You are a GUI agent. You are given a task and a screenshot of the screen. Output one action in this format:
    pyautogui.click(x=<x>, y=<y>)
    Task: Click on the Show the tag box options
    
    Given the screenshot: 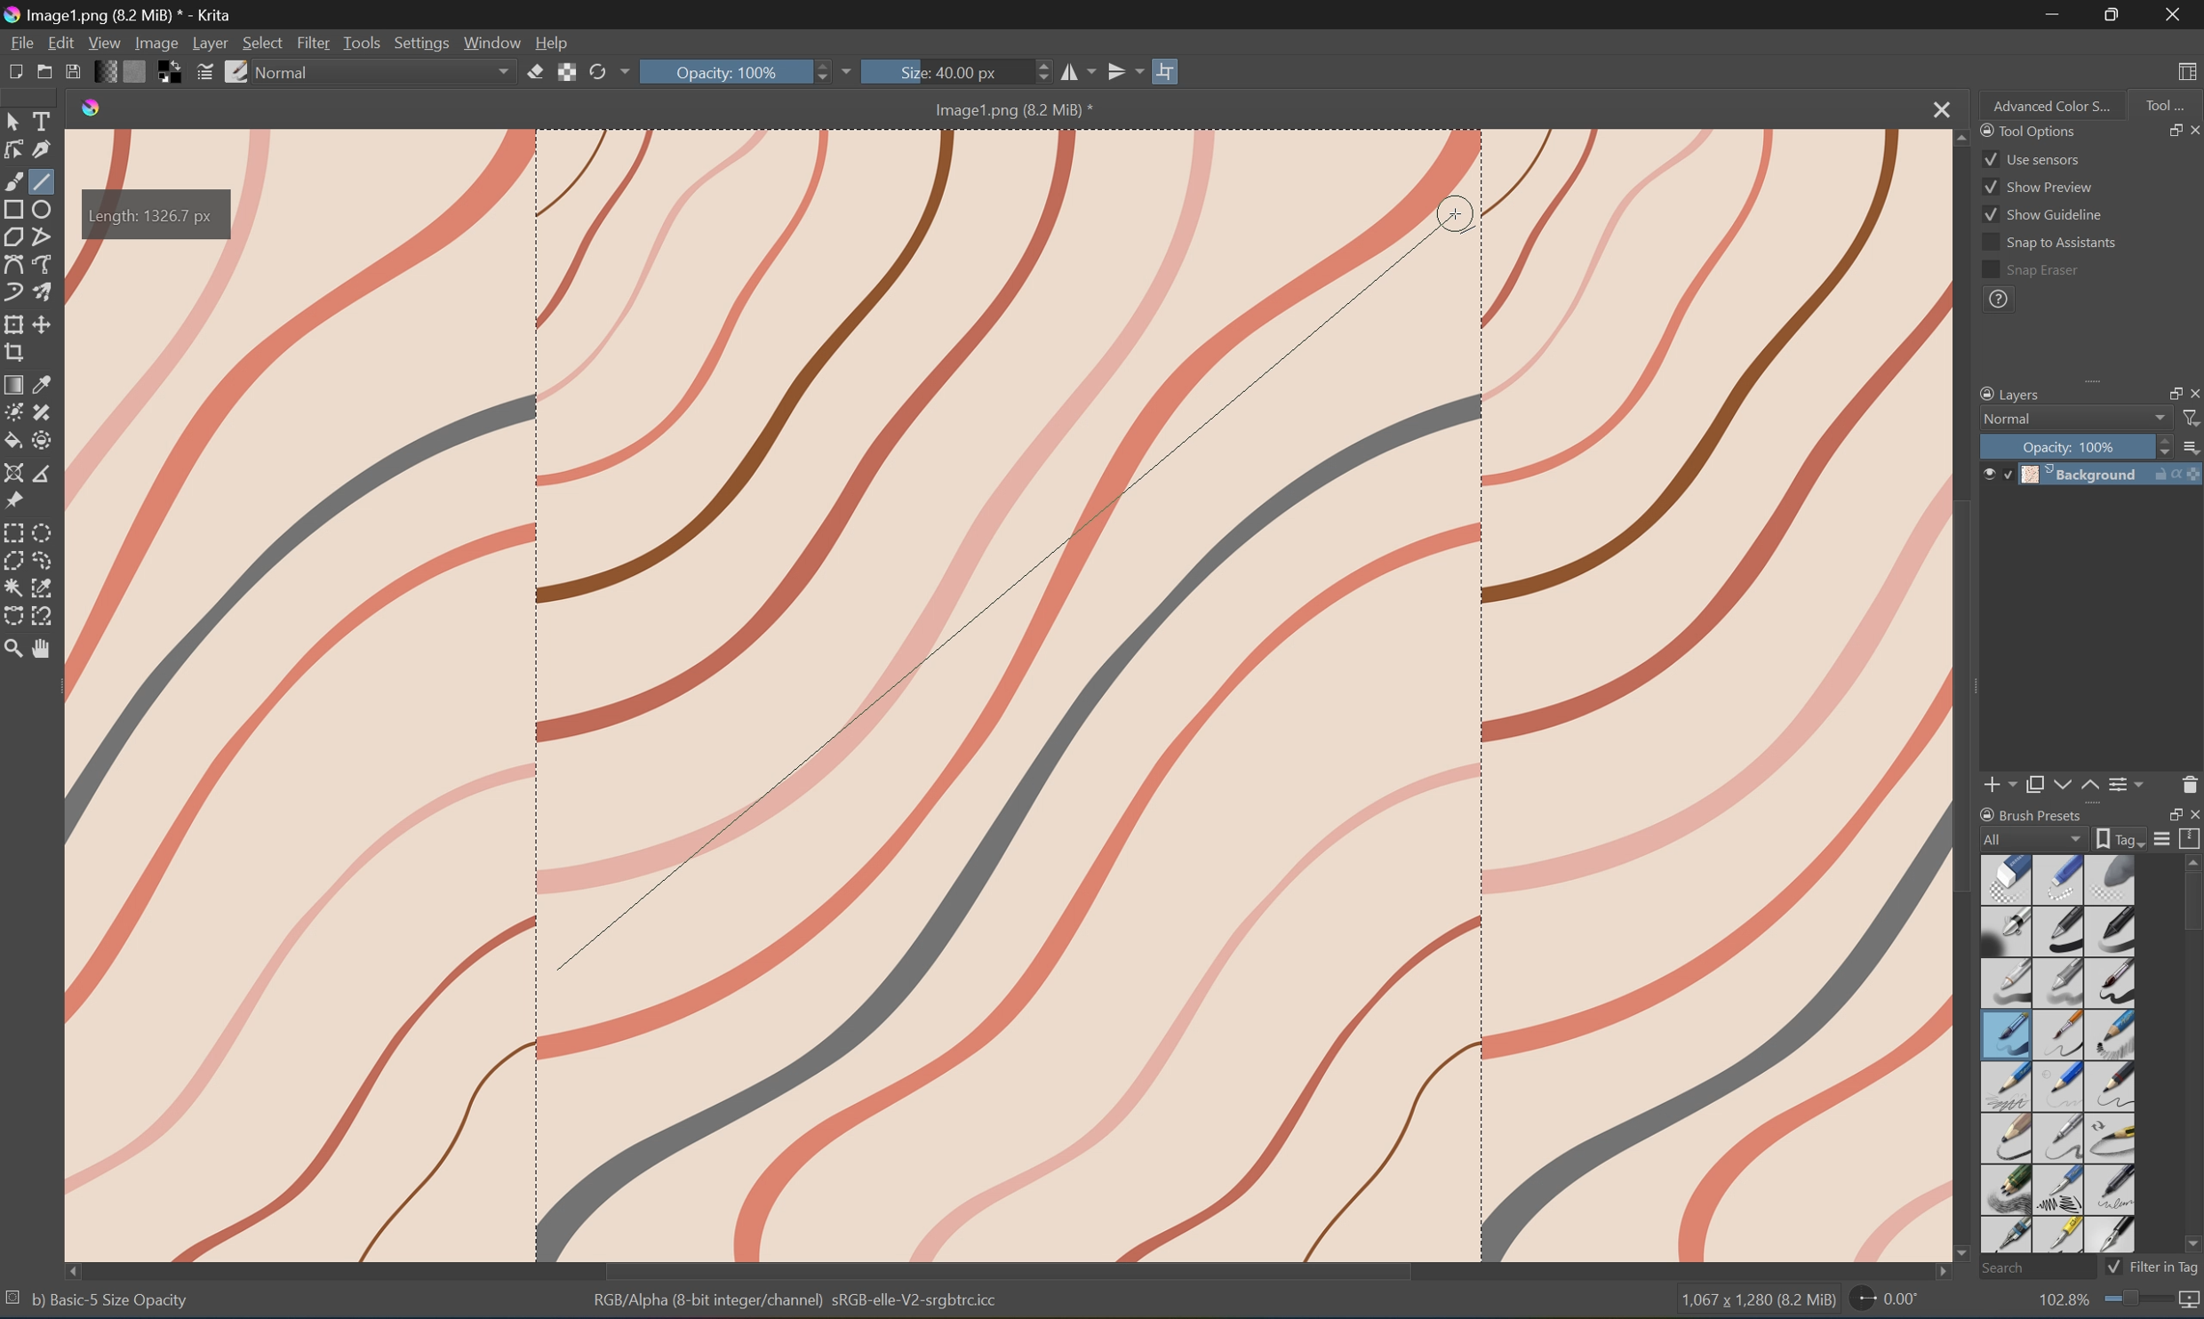 What is the action you would take?
    pyautogui.click(x=2116, y=839)
    